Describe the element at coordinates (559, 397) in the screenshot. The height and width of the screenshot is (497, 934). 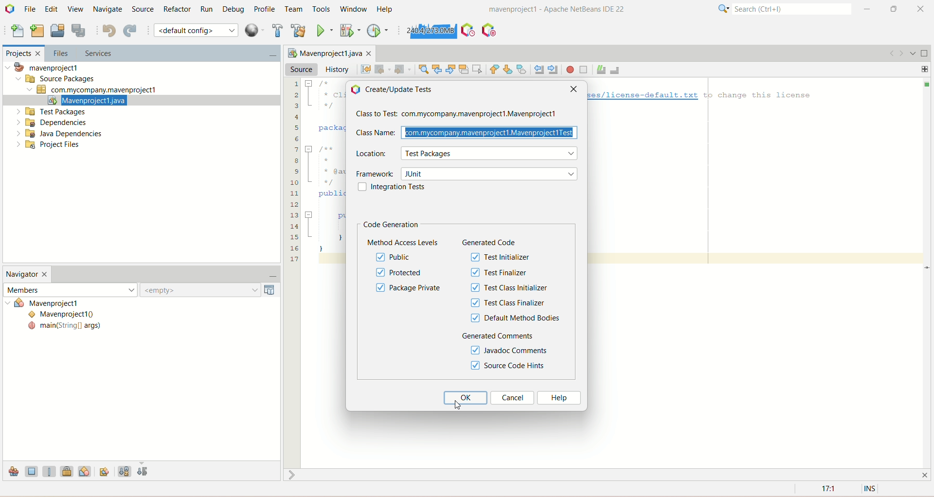
I see `help` at that location.